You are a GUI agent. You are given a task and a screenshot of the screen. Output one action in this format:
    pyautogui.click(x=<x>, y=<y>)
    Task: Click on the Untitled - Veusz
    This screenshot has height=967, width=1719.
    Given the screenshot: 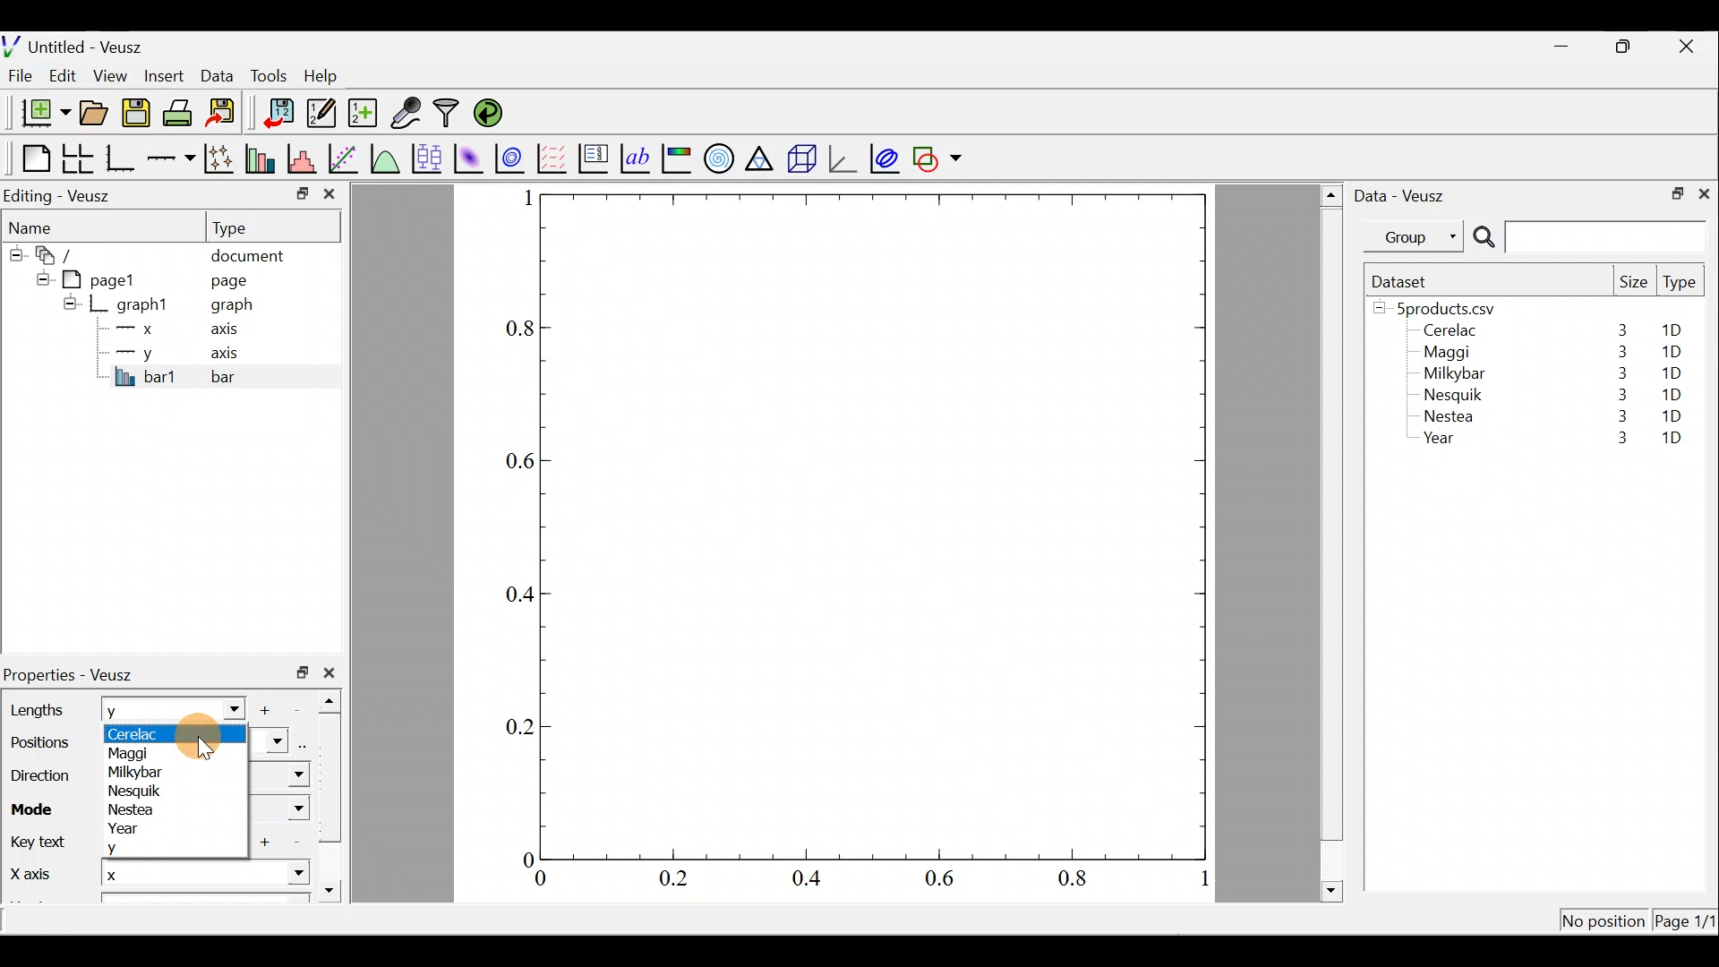 What is the action you would take?
    pyautogui.click(x=80, y=44)
    